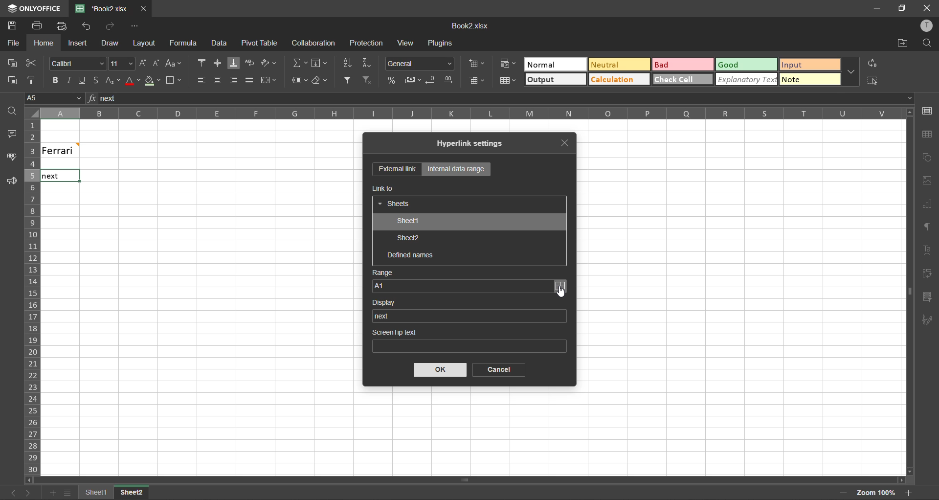 The height and width of the screenshot is (500, 939). What do you see at coordinates (475, 144) in the screenshot?
I see `hyperlink settings` at bounding box center [475, 144].